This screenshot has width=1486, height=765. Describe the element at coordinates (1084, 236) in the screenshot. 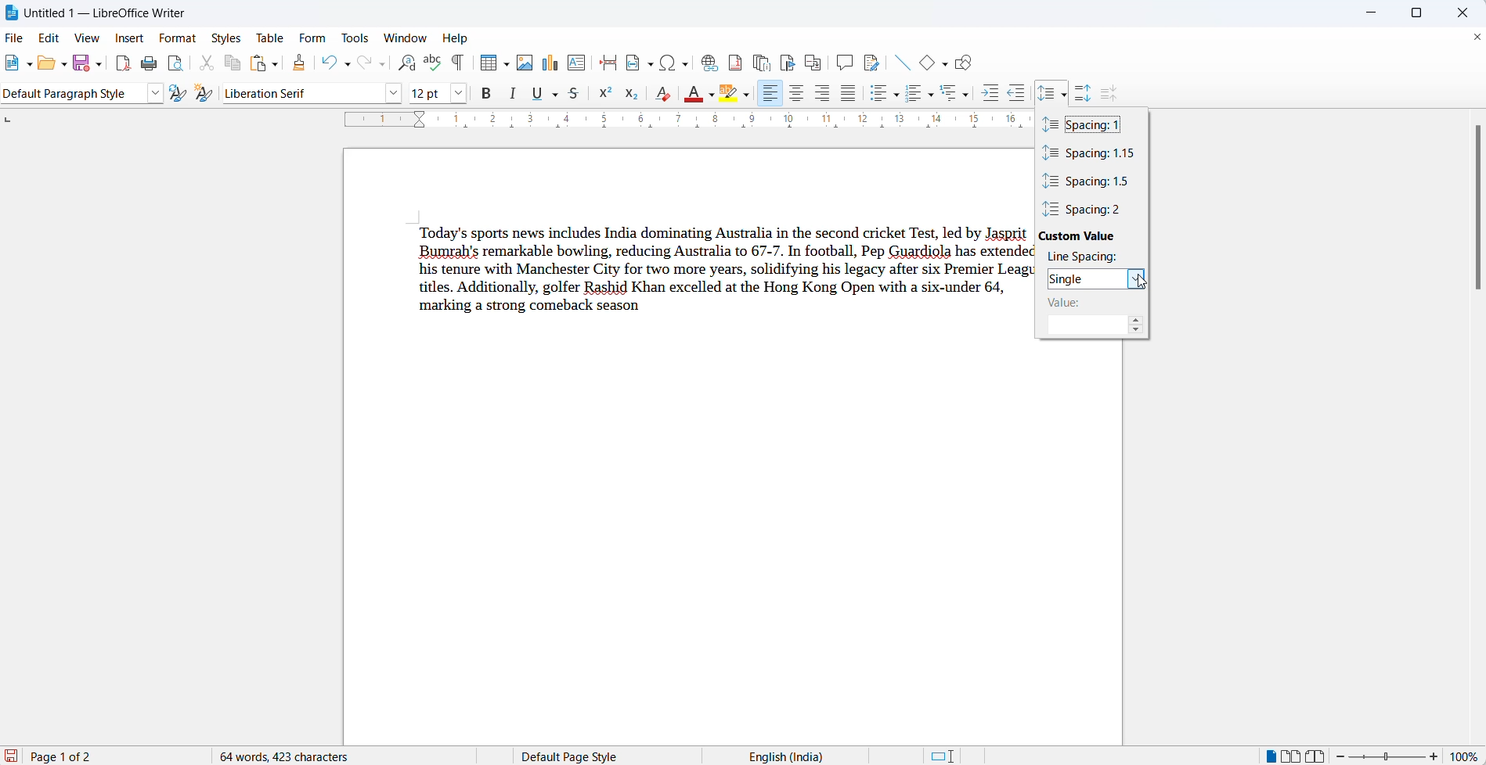

I see `custom value heading` at that location.